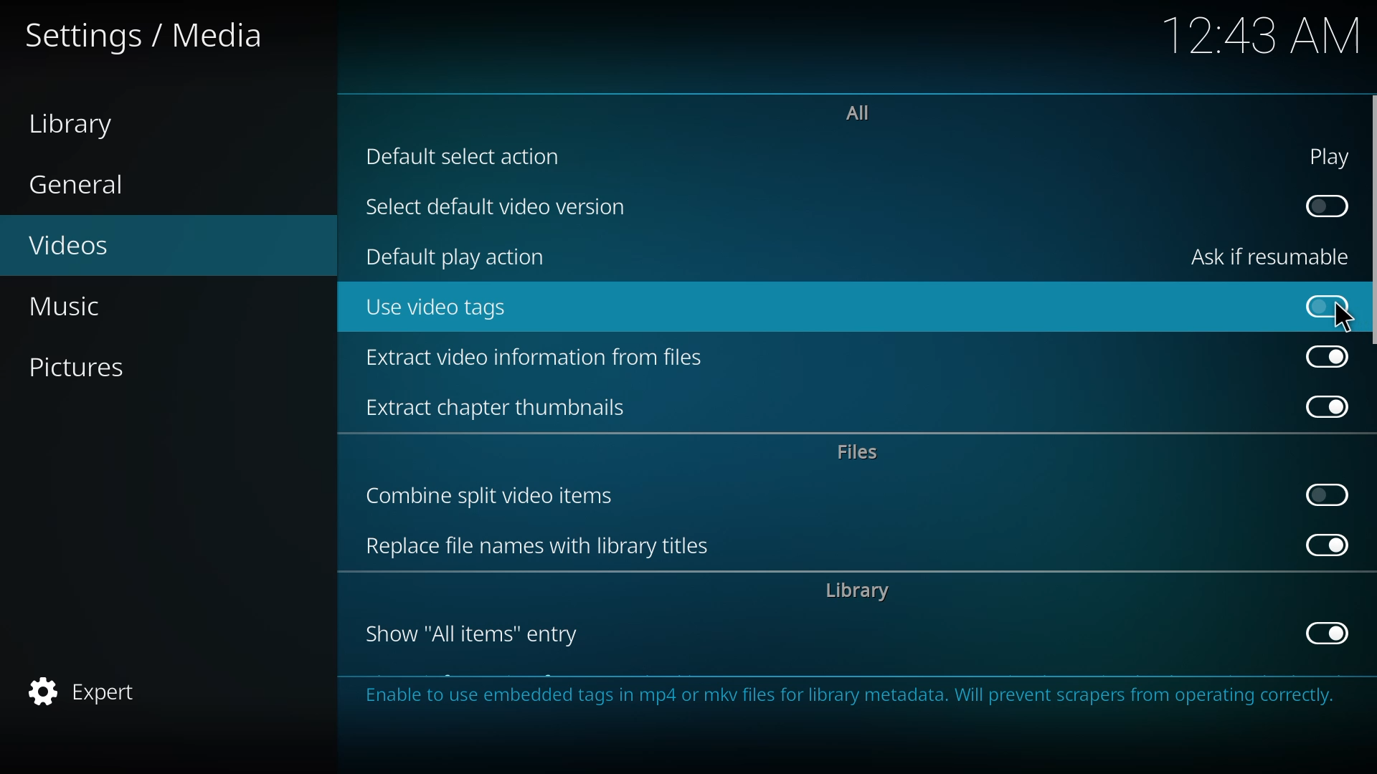  I want to click on music, so click(75, 308).